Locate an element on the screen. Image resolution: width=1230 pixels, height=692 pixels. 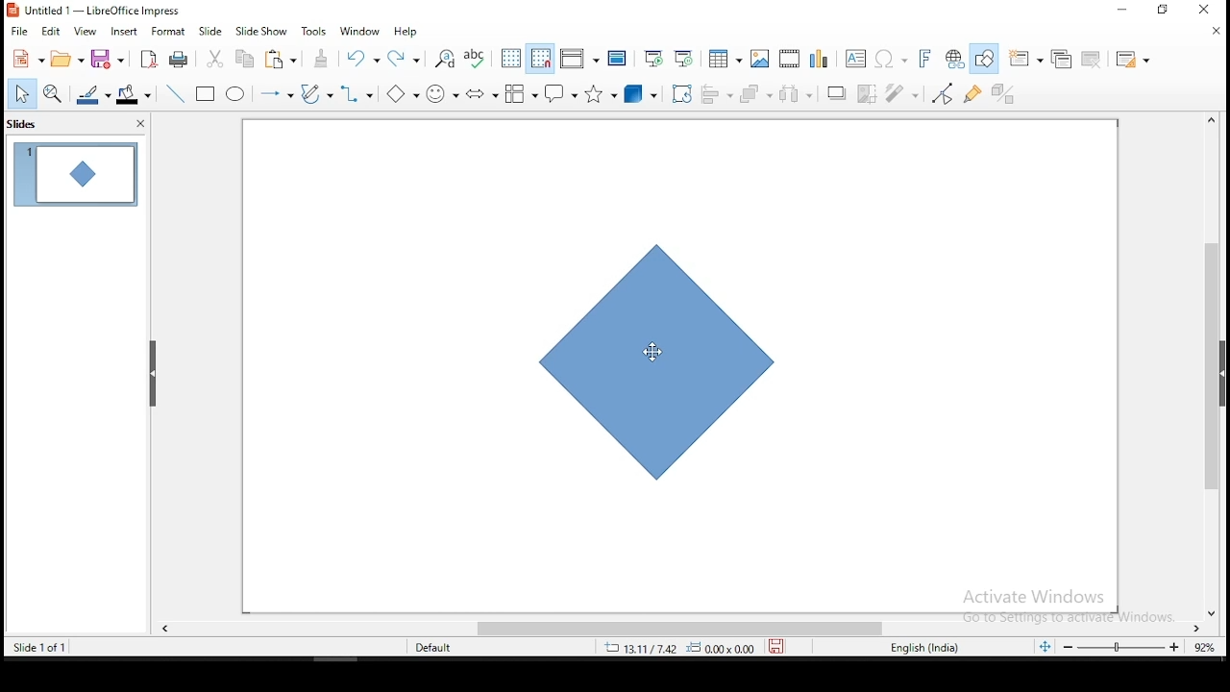
zoom and pan is located at coordinates (53, 96).